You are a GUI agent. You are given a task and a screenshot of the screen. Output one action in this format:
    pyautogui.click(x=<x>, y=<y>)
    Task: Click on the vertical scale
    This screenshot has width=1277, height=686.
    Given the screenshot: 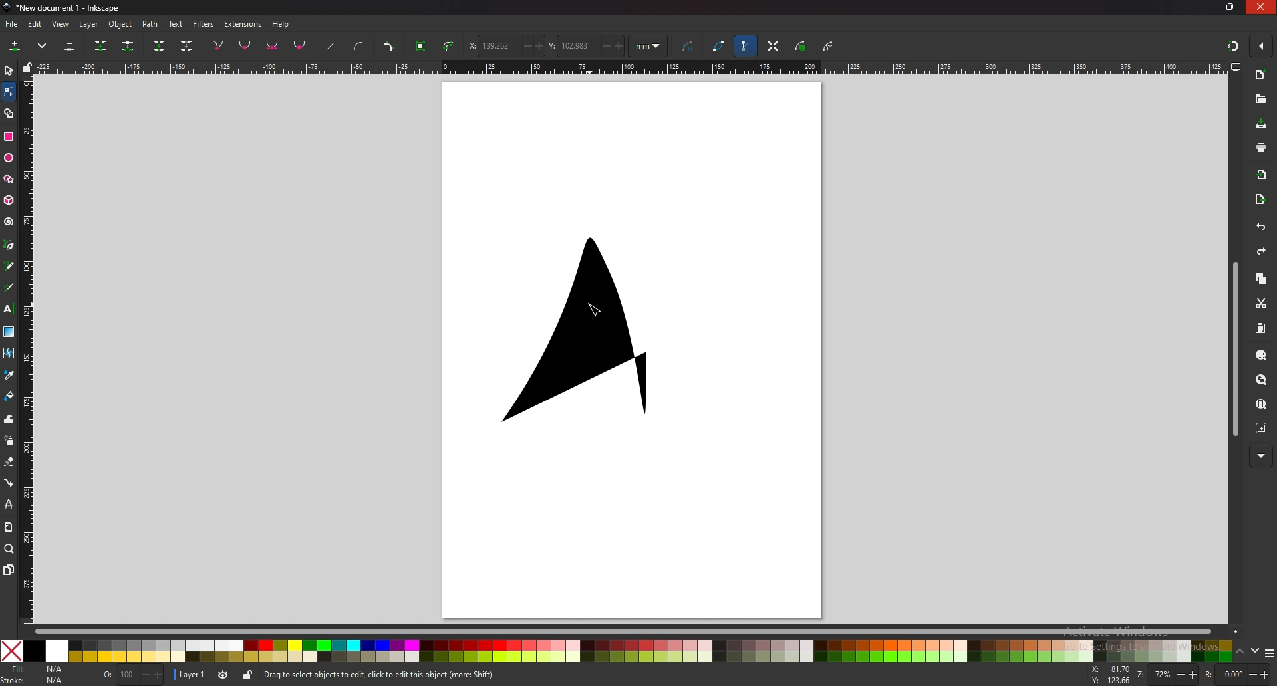 What is the action you would take?
    pyautogui.click(x=29, y=350)
    